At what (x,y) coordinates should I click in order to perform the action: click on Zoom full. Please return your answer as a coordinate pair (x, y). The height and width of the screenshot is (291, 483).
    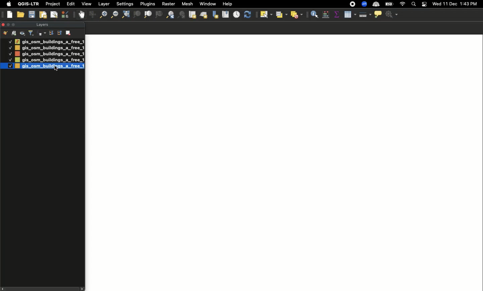
    Looking at the image, I should click on (125, 15).